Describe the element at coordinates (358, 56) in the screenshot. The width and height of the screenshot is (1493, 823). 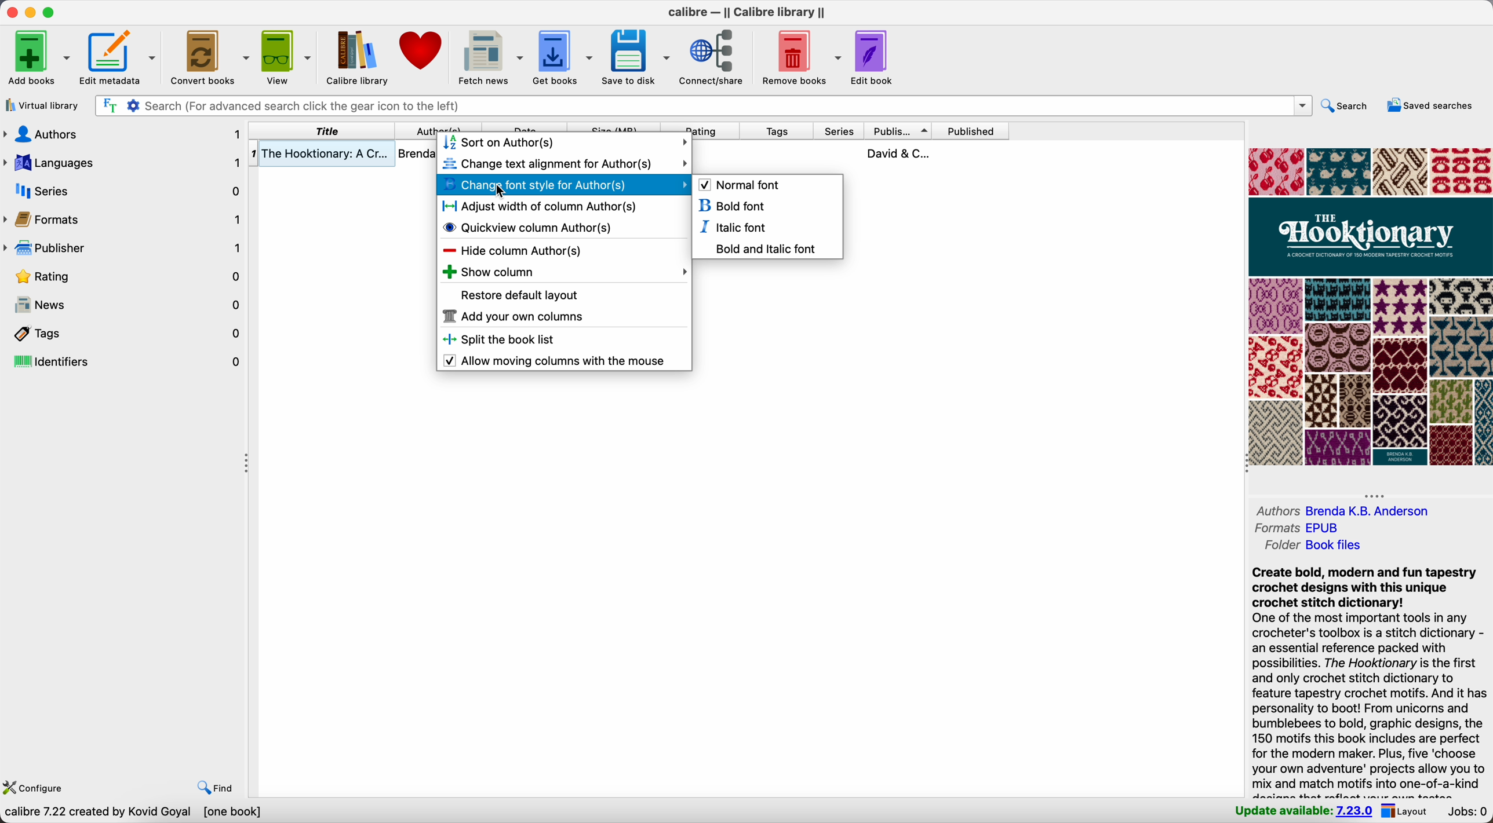
I see `Calibre library` at that location.